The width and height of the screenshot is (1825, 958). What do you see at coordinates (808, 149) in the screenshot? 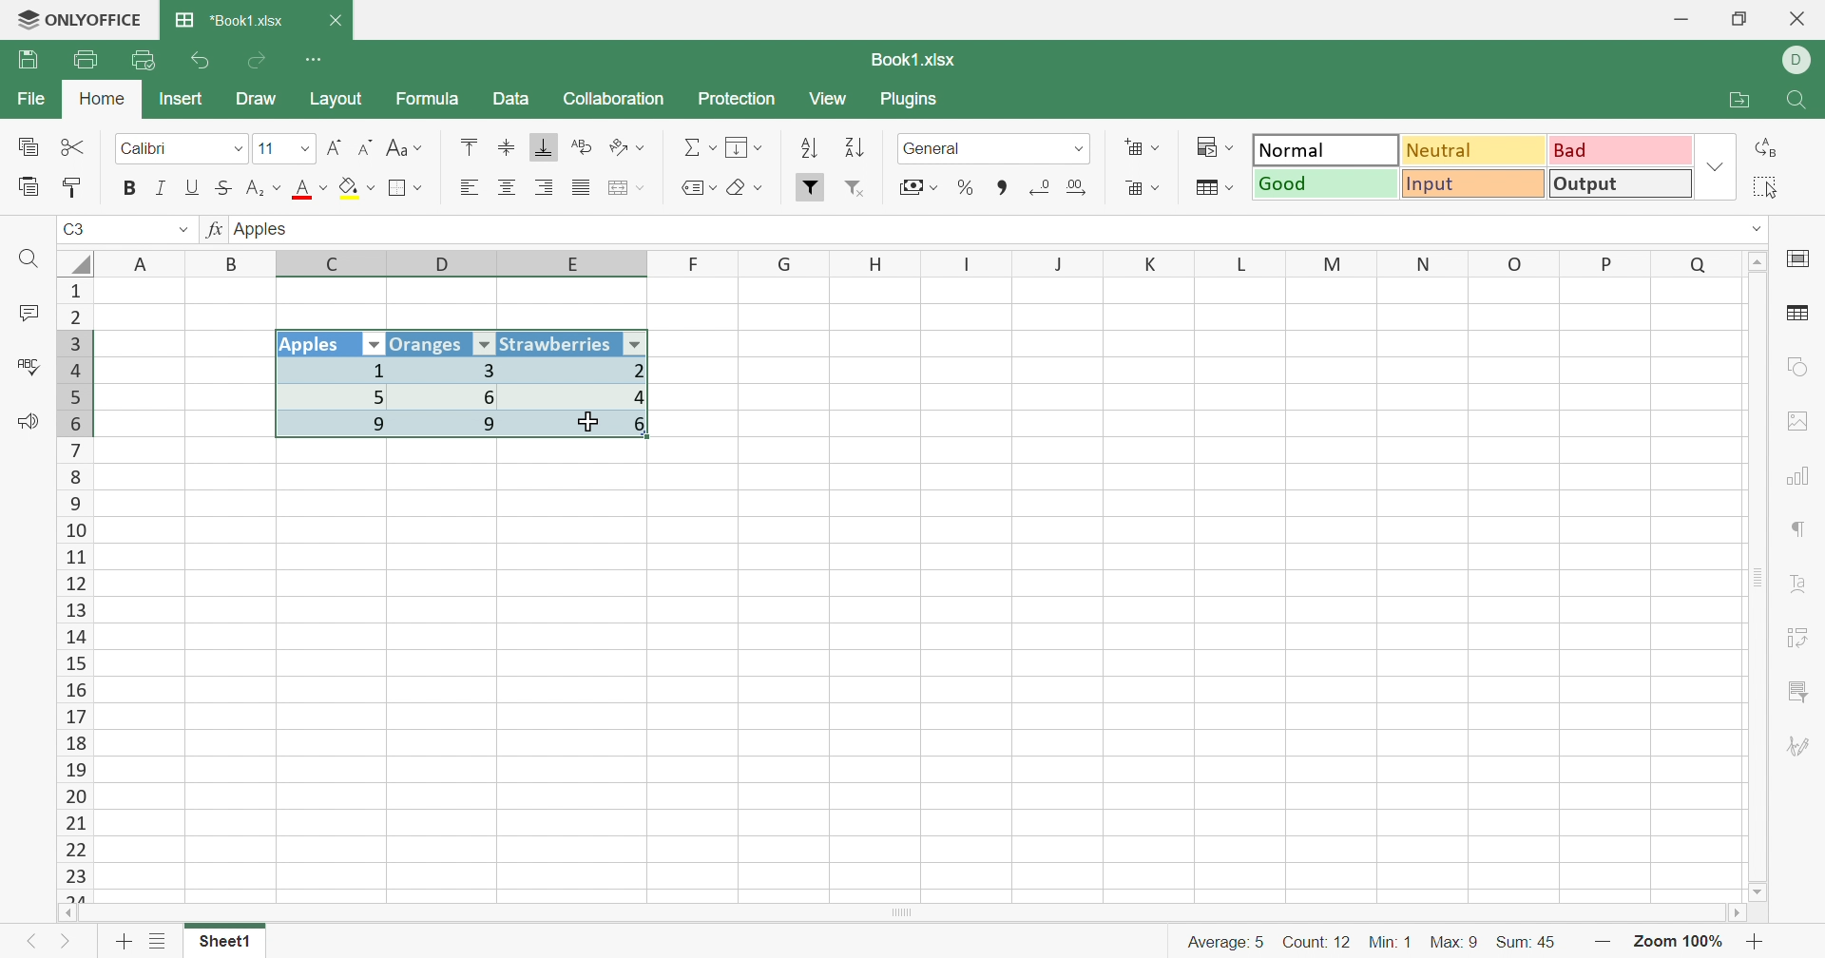
I see `Ascending order` at bounding box center [808, 149].